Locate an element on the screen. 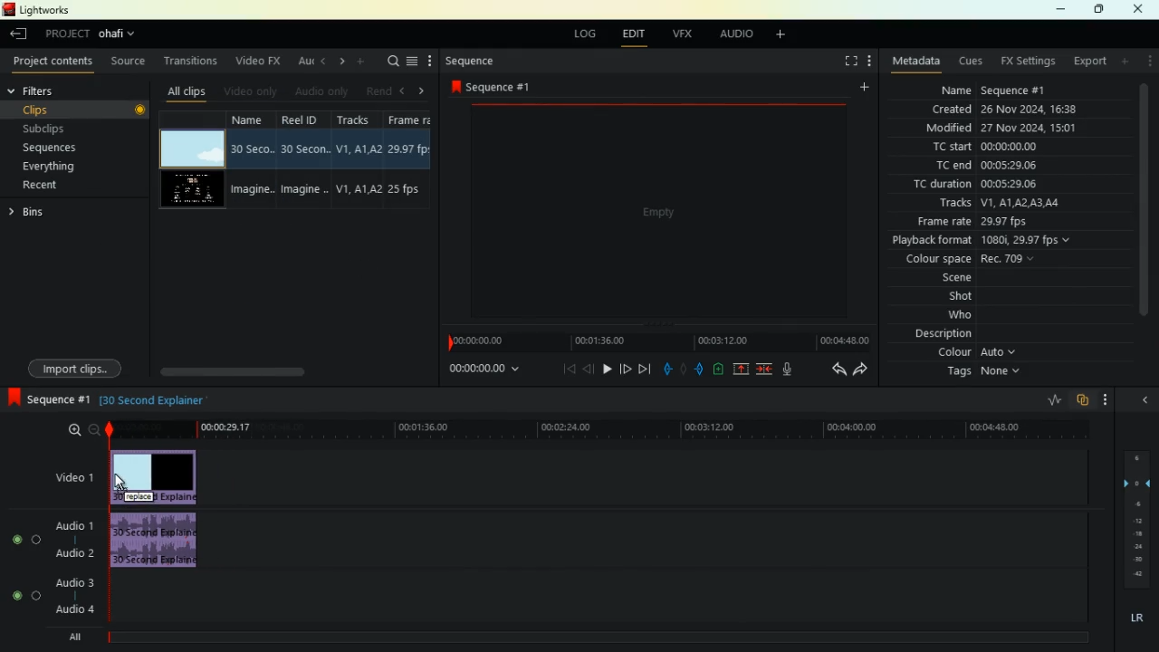 This screenshot has width=1159, height=652. timeline is located at coordinates (589, 638).